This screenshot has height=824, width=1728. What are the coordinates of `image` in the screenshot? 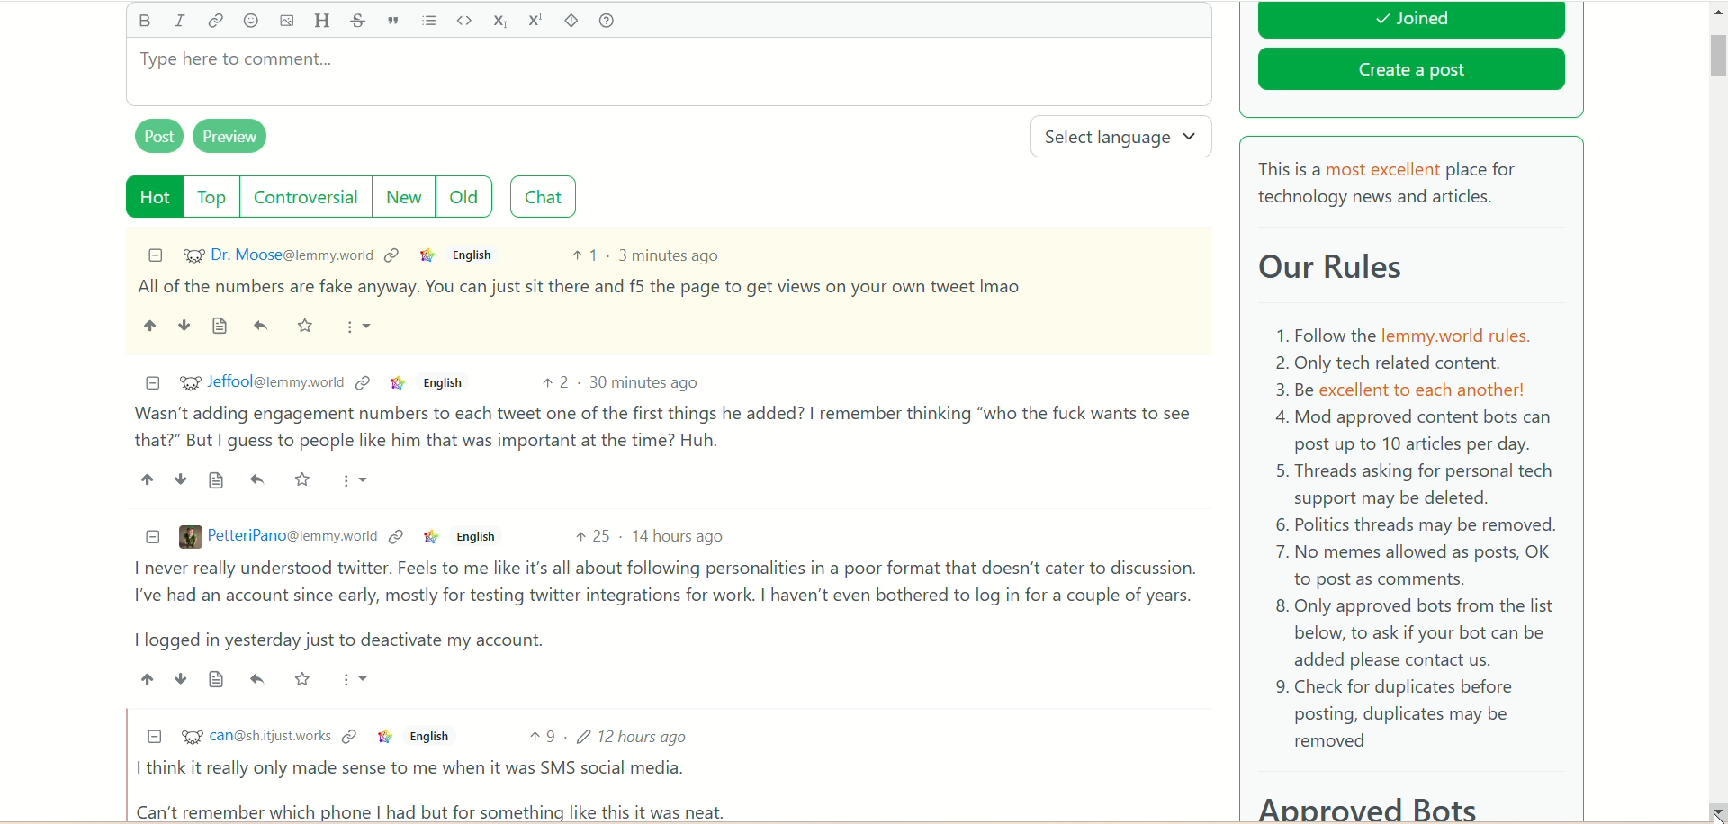 It's located at (285, 22).